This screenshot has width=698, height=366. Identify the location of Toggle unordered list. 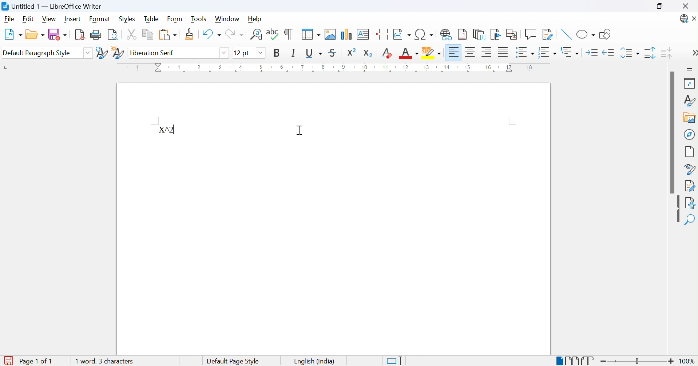
(525, 54).